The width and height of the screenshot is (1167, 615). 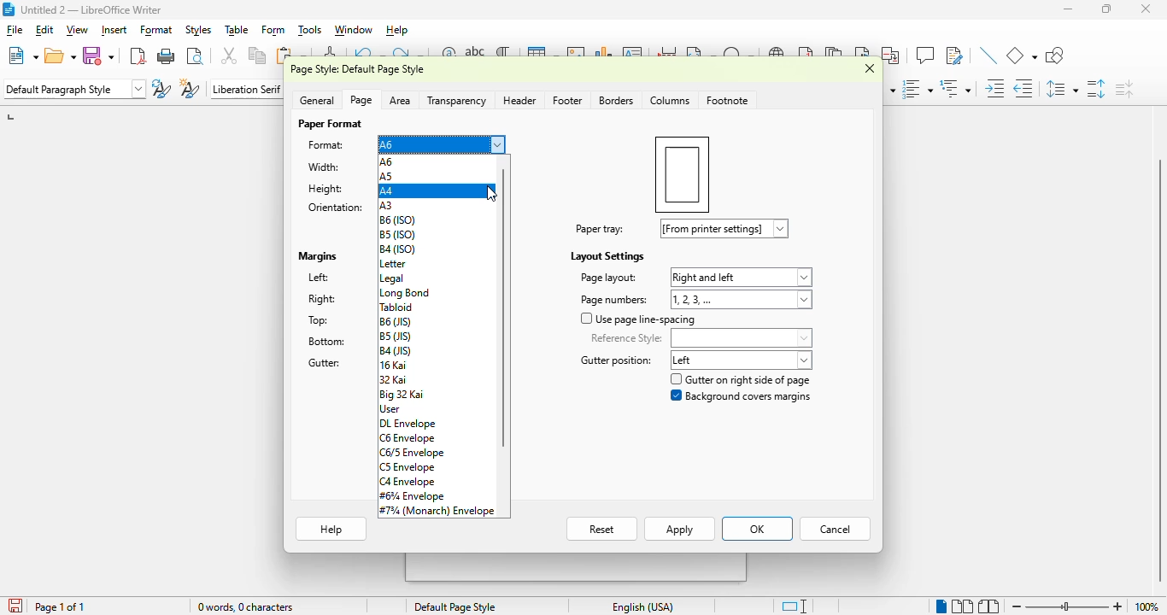 I want to click on footnote, so click(x=728, y=100).